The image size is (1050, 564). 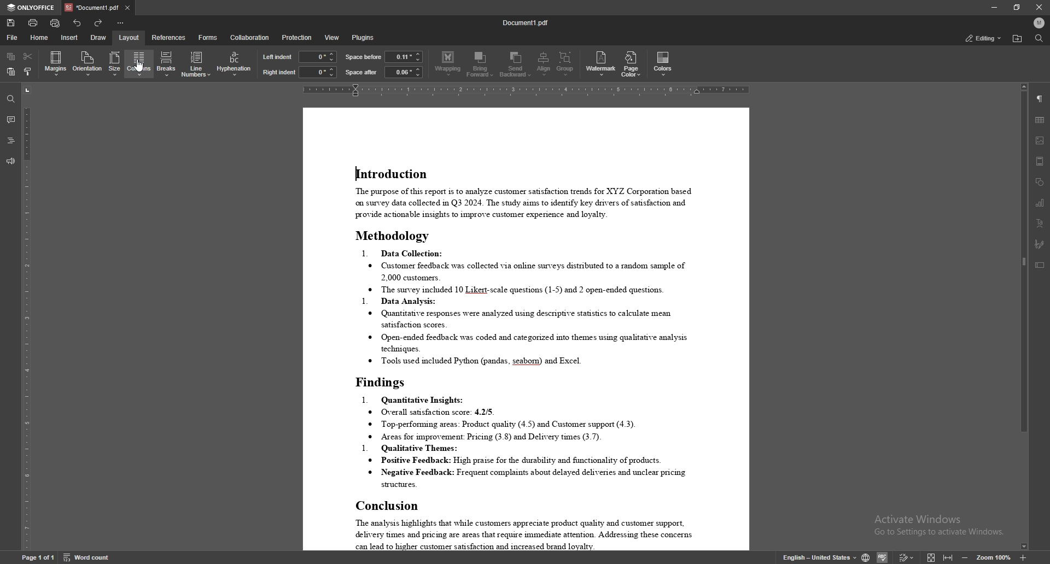 What do you see at coordinates (11, 99) in the screenshot?
I see `find` at bounding box center [11, 99].